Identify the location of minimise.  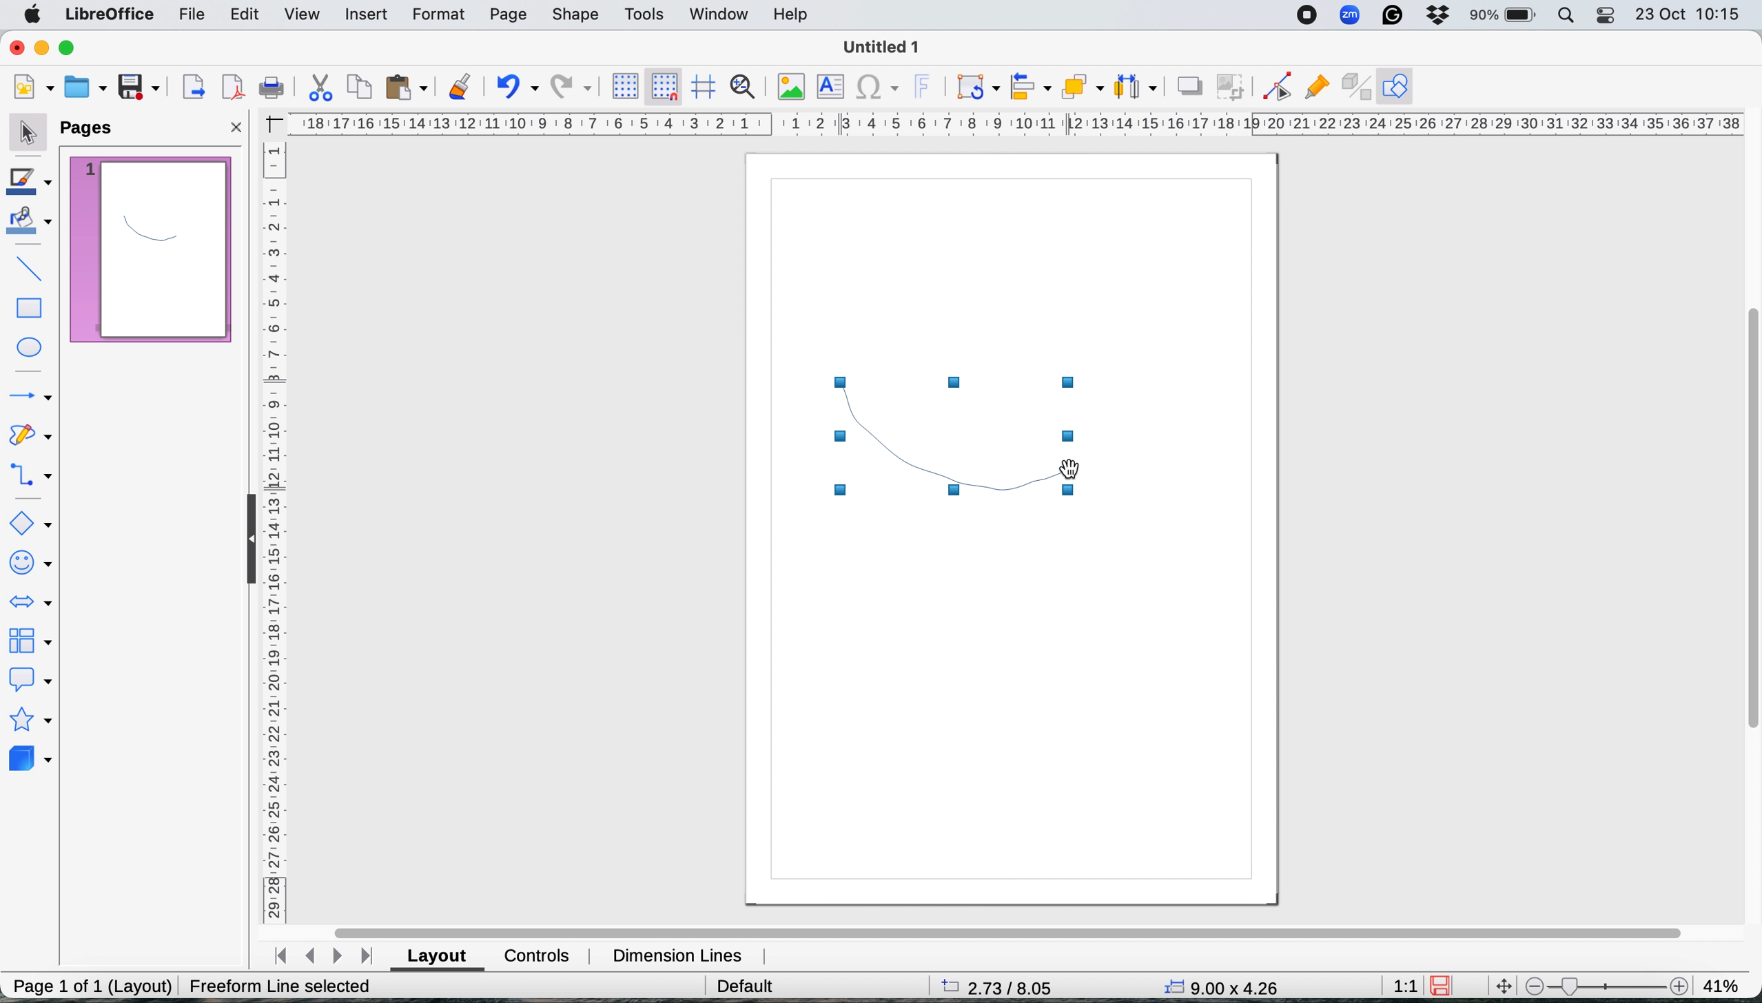
(41, 48).